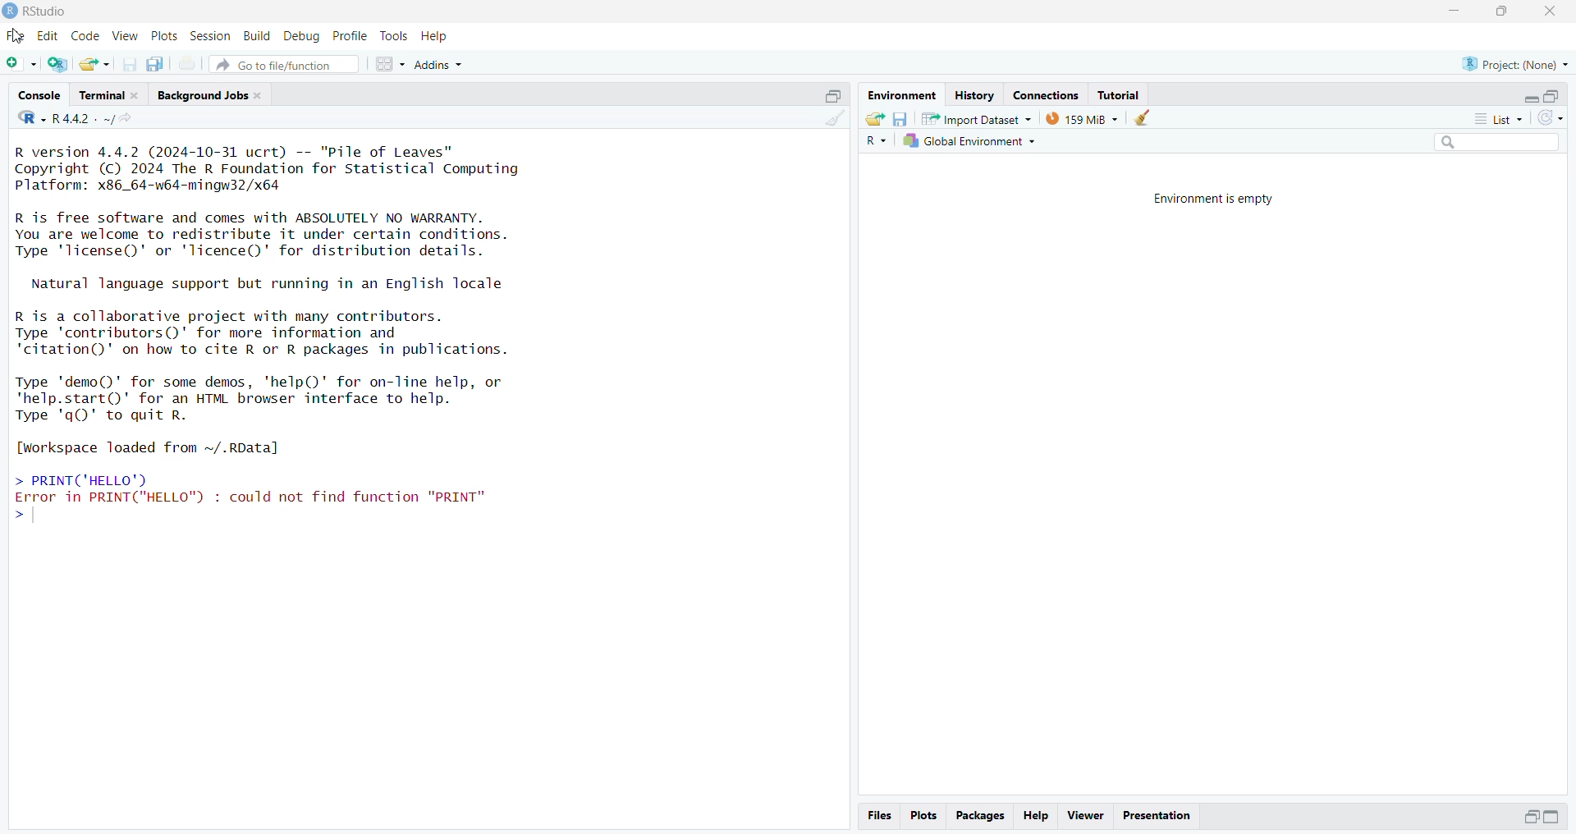  I want to click on go to file/function, so click(284, 63).